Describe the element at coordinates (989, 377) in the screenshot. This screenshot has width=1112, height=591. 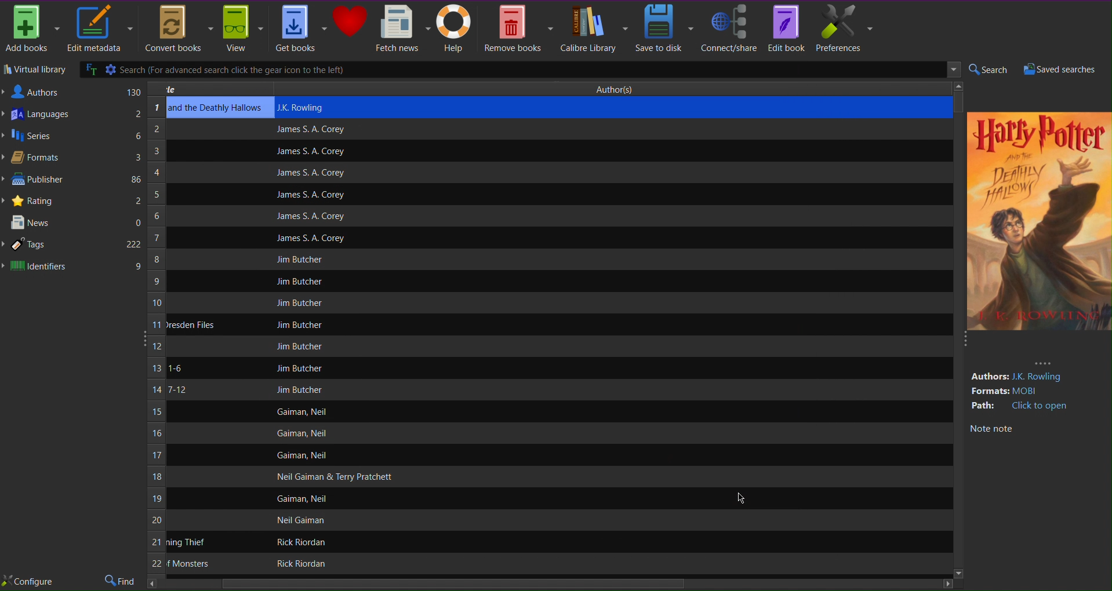
I see `Authors :` at that location.